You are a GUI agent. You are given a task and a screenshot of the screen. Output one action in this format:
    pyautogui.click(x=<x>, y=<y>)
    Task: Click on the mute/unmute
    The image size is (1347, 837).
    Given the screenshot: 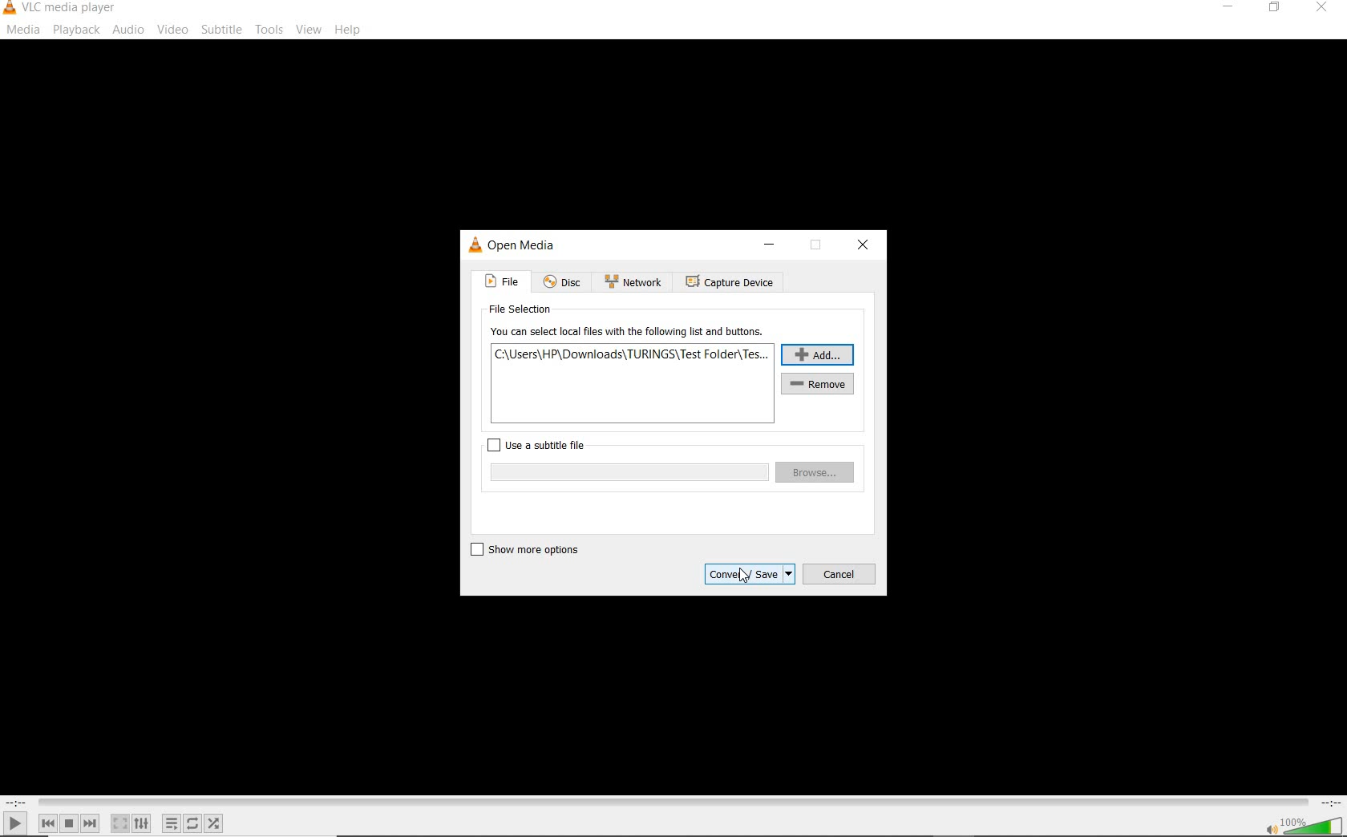 What is the action you would take?
    pyautogui.click(x=1270, y=828)
    